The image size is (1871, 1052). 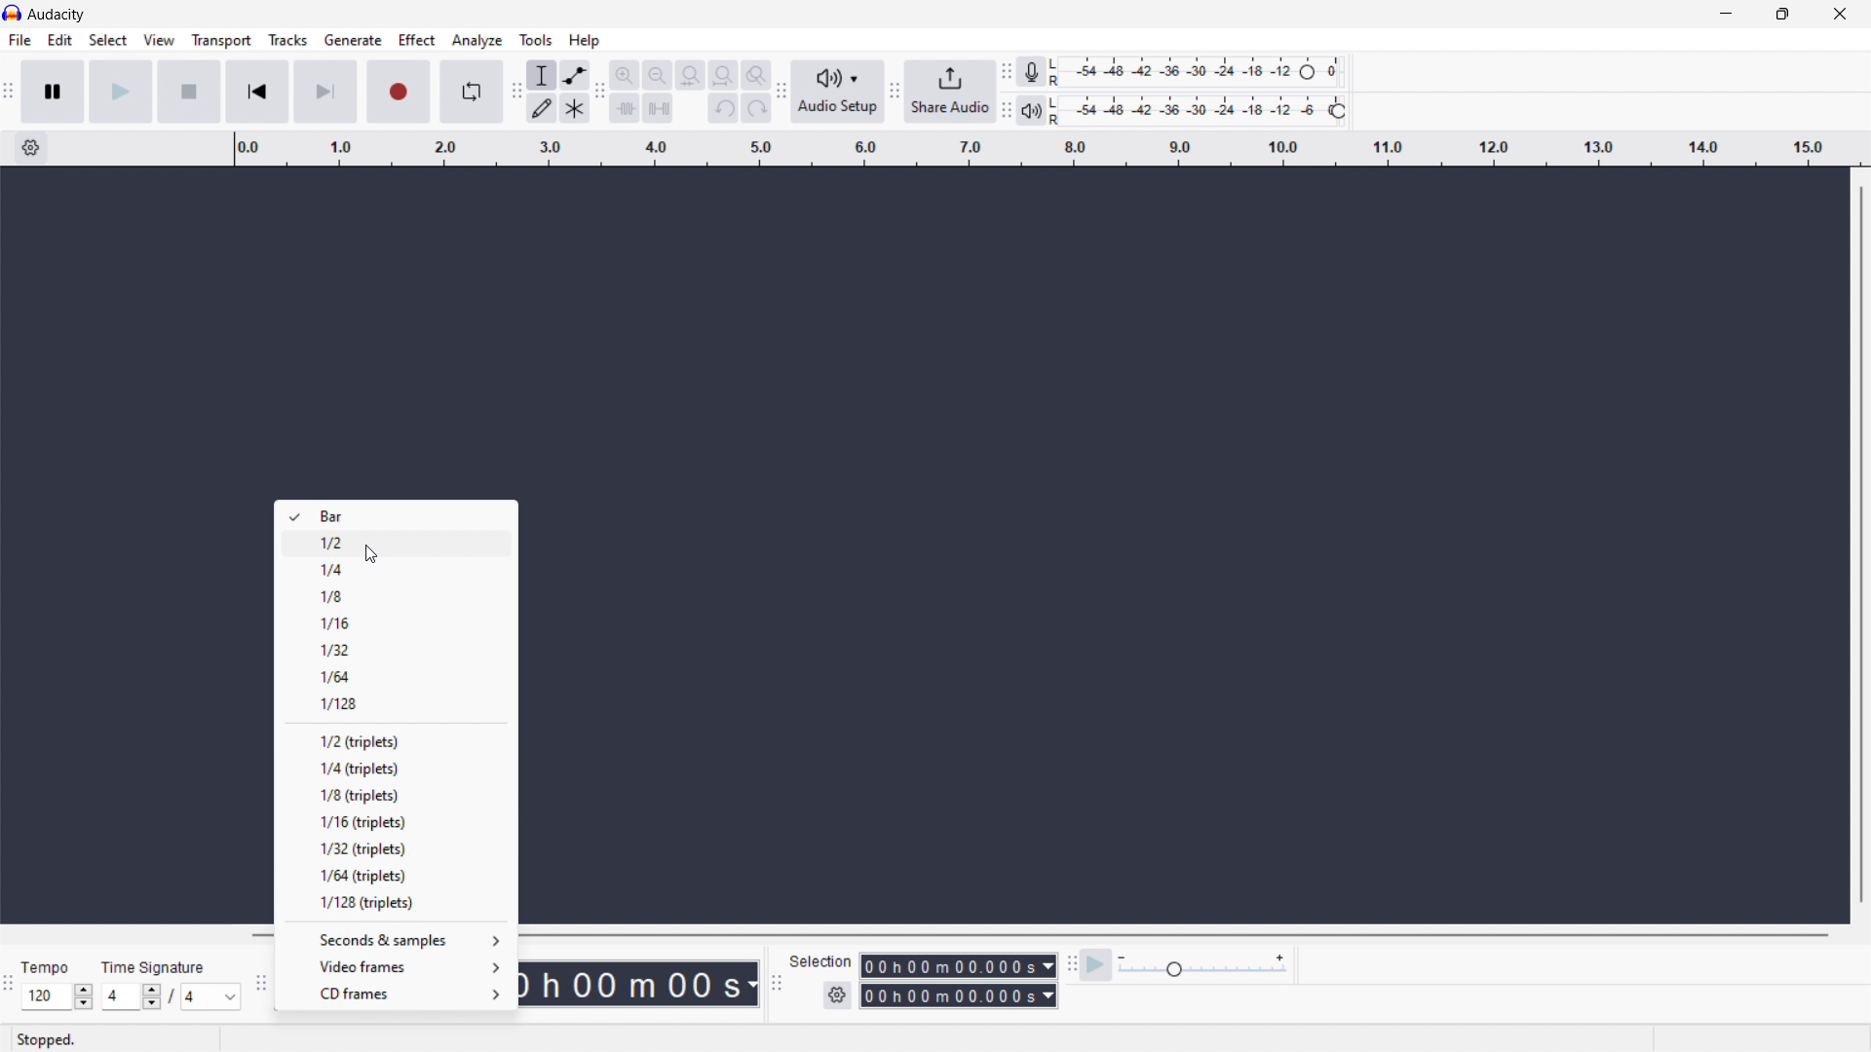 I want to click on effect, so click(x=418, y=40).